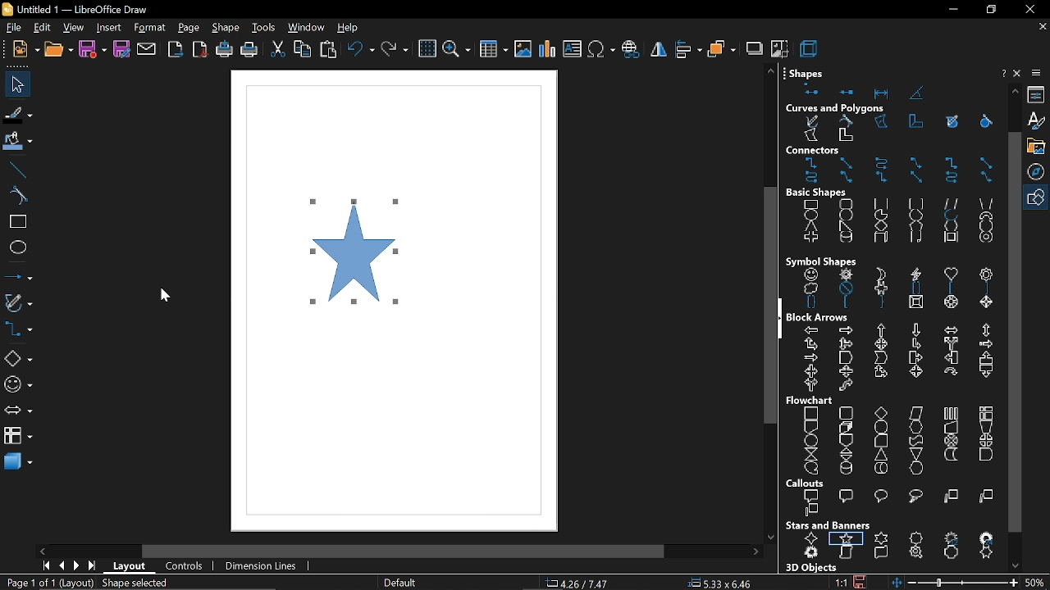 The width and height of the screenshot is (1050, 590). What do you see at coordinates (771, 72) in the screenshot?
I see `move up` at bounding box center [771, 72].